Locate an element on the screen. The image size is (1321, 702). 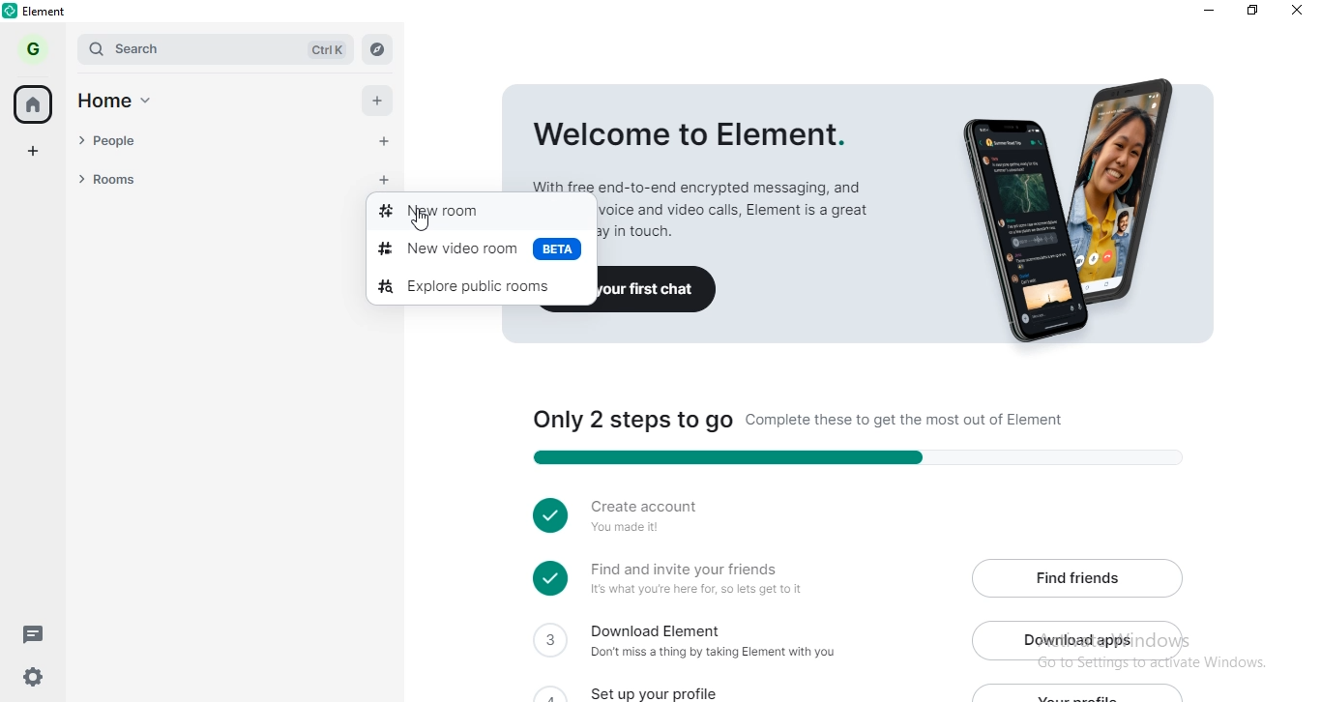
find friends is located at coordinates (1077, 576).